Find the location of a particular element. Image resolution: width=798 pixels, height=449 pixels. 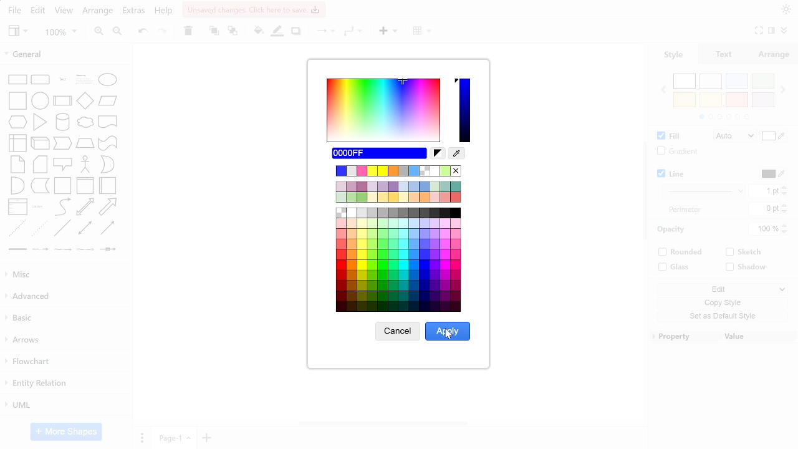

text is located at coordinates (725, 54).